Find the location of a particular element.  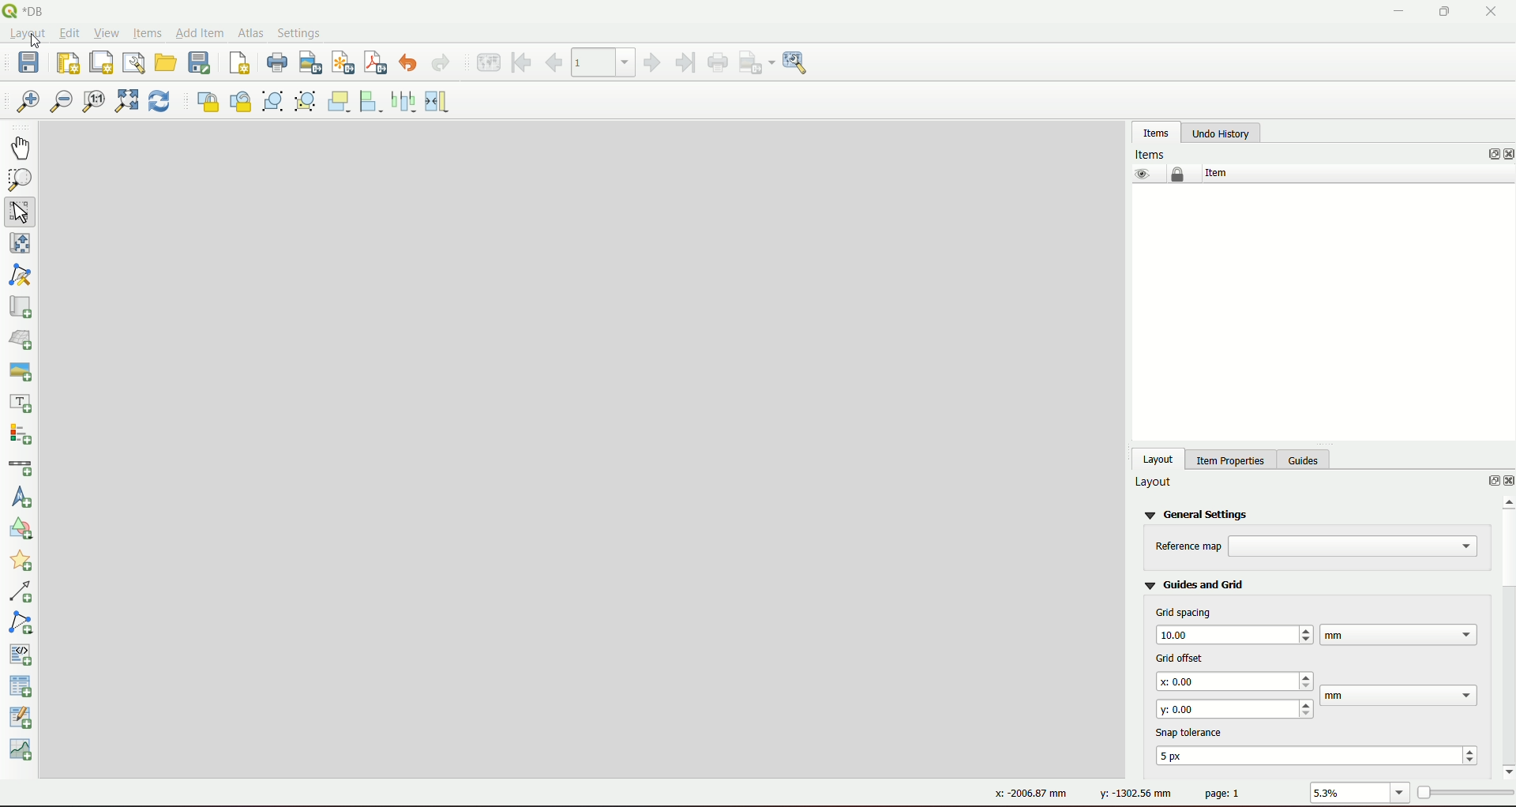

add legend is located at coordinates (23, 435).